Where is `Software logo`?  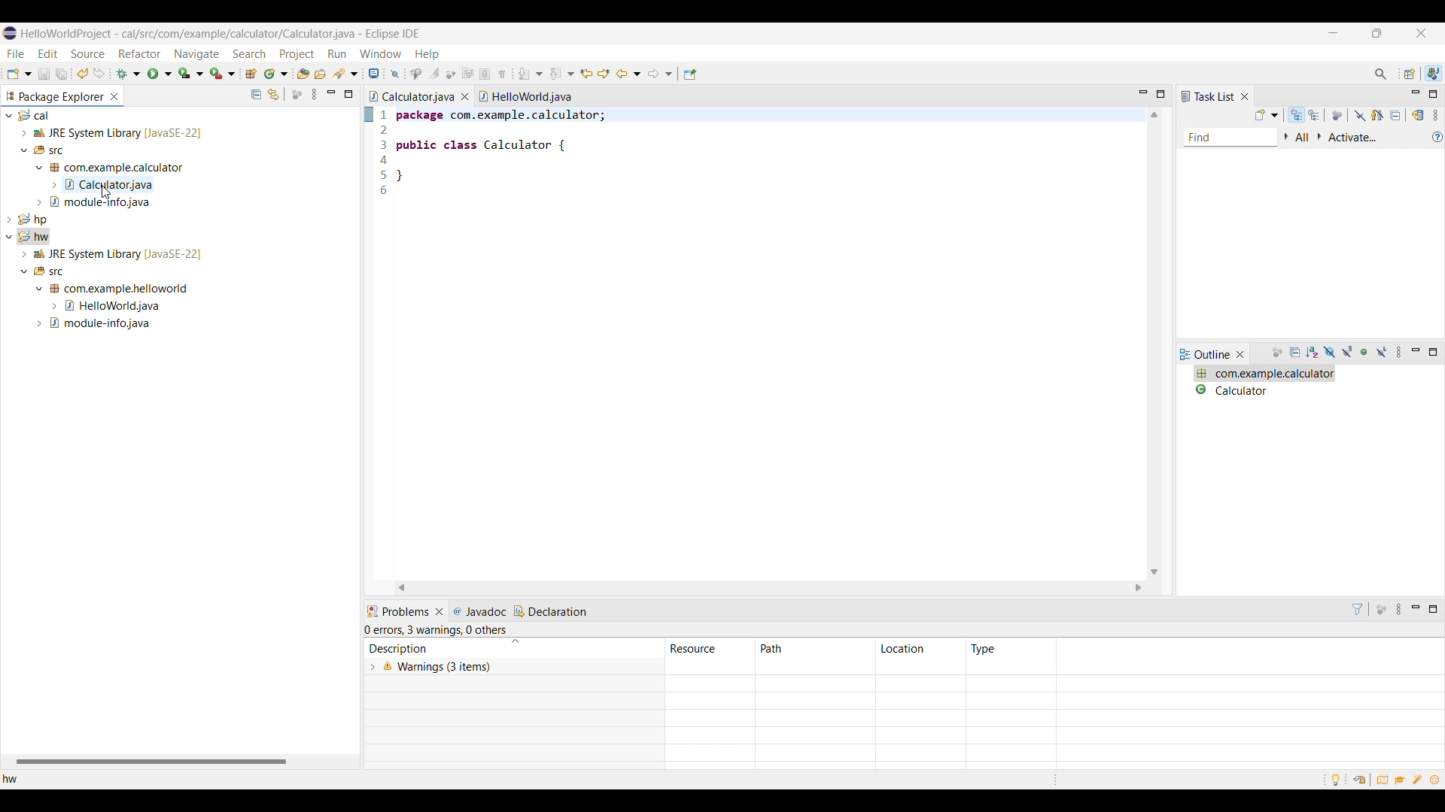
Software logo is located at coordinates (10, 33).